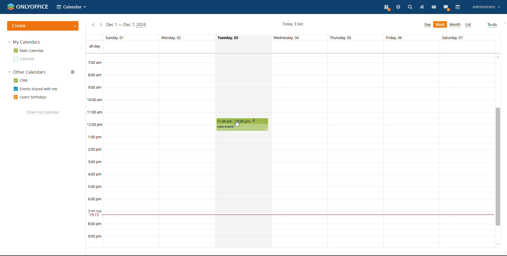  Describe the element at coordinates (434, 8) in the screenshot. I see `mail` at that location.